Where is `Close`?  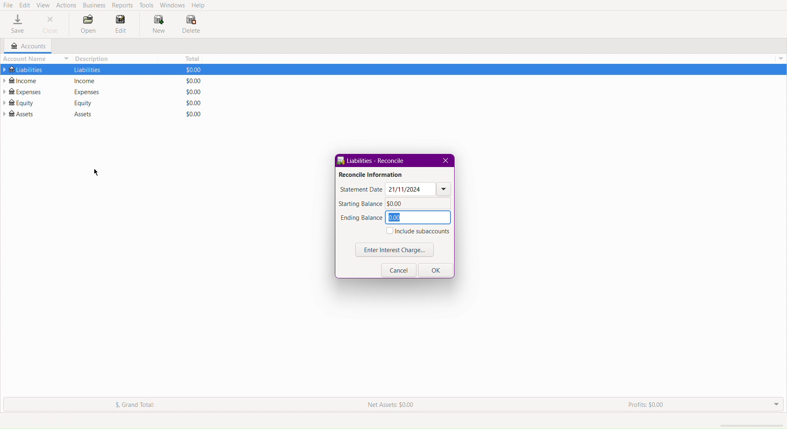
Close is located at coordinates (445, 160).